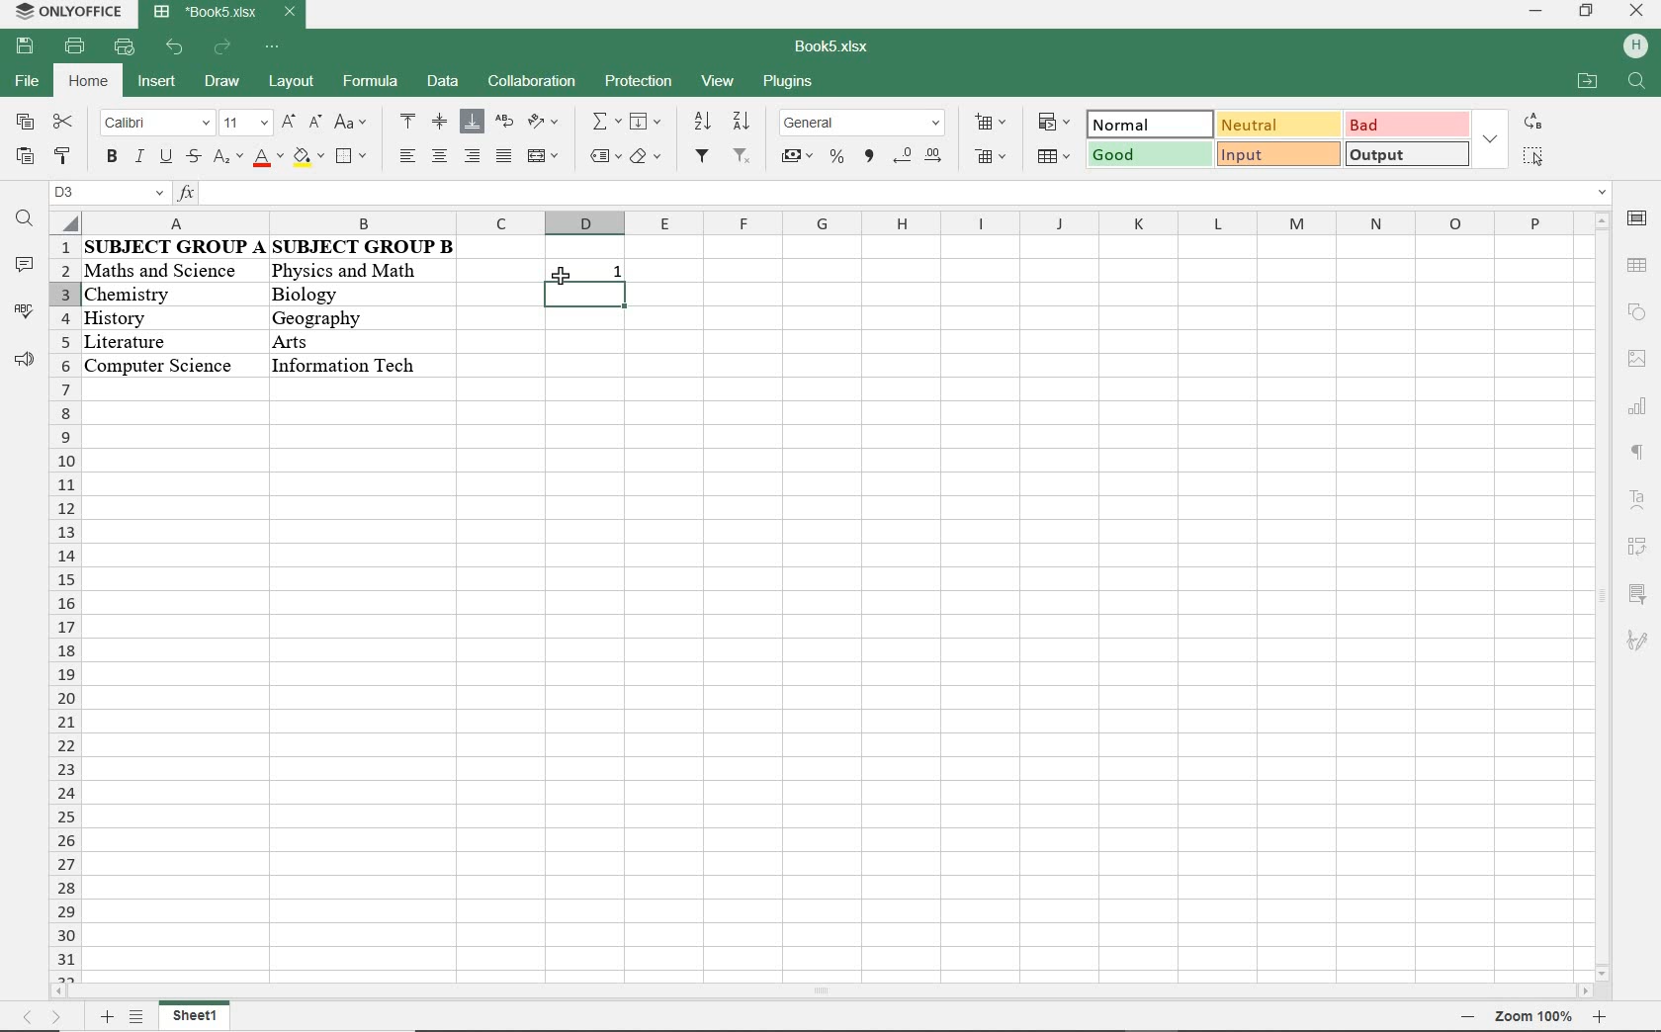 This screenshot has height=1032, width=1661. What do you see at coordinates (1276, 125) in the screenshot?
I see `neutral` at bounding box center [1276, 125].